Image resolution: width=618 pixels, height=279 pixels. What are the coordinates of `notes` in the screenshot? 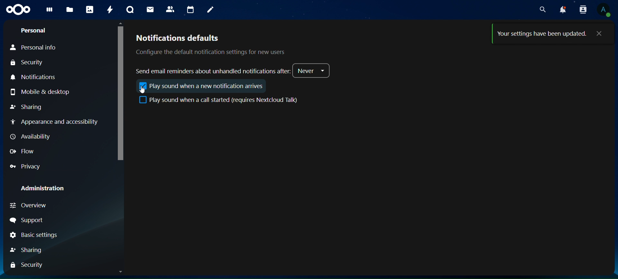 It's located at (211, 9).